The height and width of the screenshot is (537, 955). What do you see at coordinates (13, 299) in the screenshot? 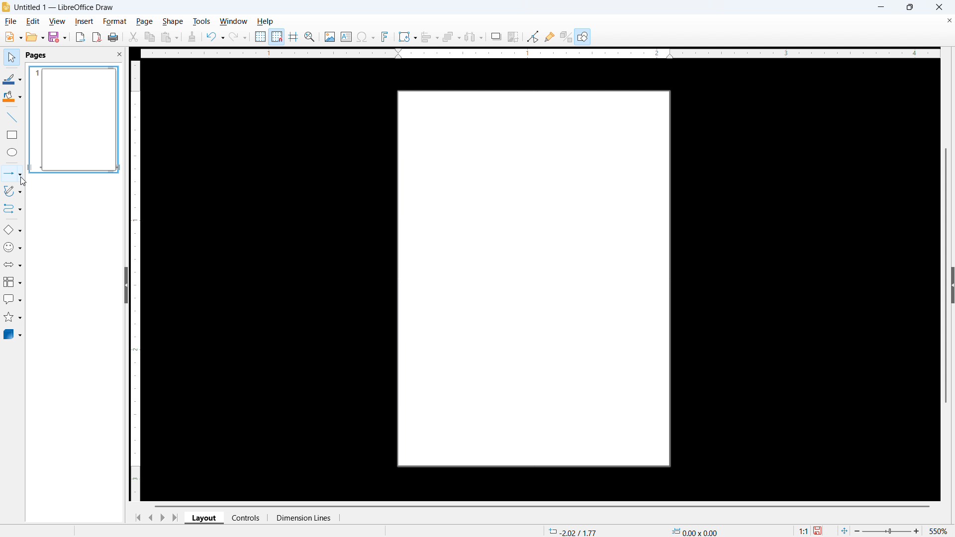
I see `Insert call out shapes ` at bounding box center [13, 299].